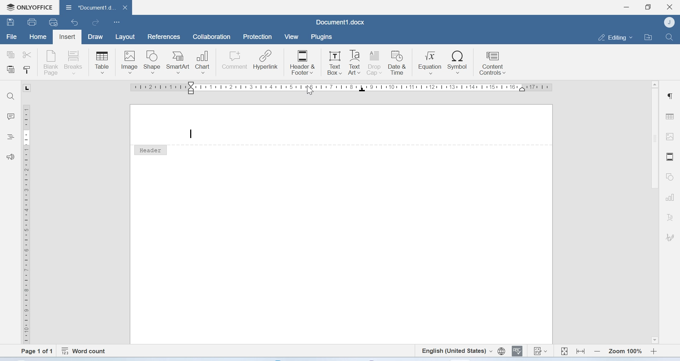 Image resolution: width=680 pixels, height=361 pixels. I want to click on Shapes, so click(669, 177).